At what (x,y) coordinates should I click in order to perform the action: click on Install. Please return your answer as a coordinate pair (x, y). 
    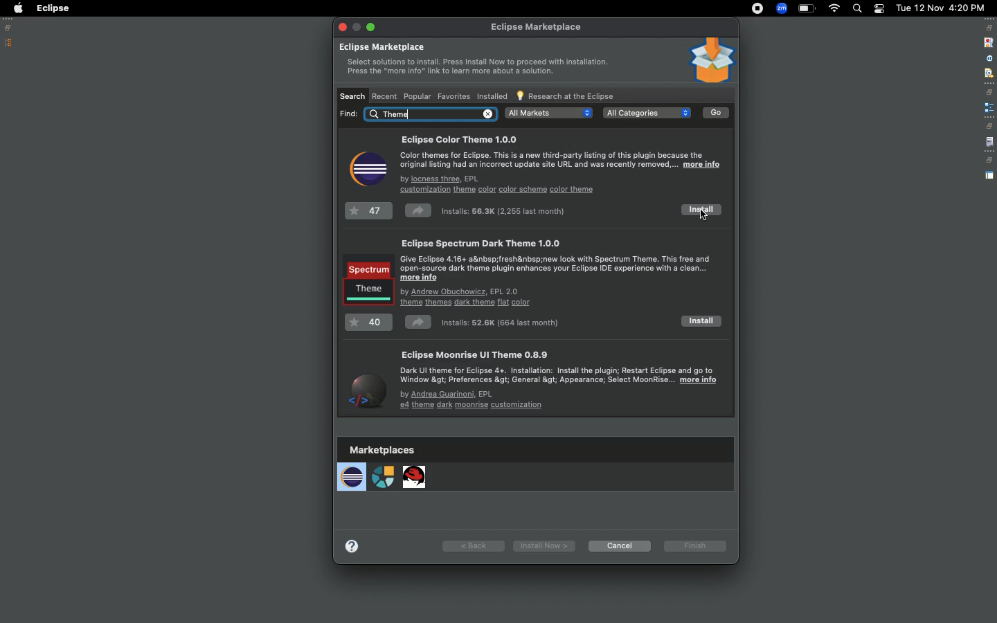
    Looking at the image, I should click on (703, 210).